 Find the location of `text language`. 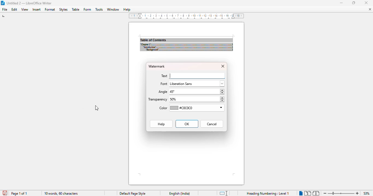

text language is located at coordinates (180, 193).